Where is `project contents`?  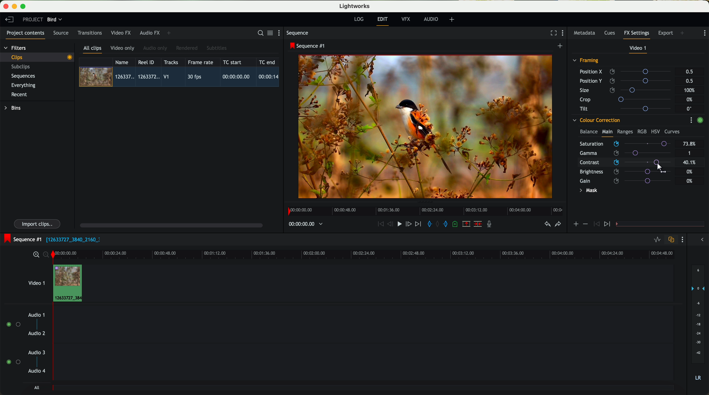
project contents is located at coordinates (26, 35).